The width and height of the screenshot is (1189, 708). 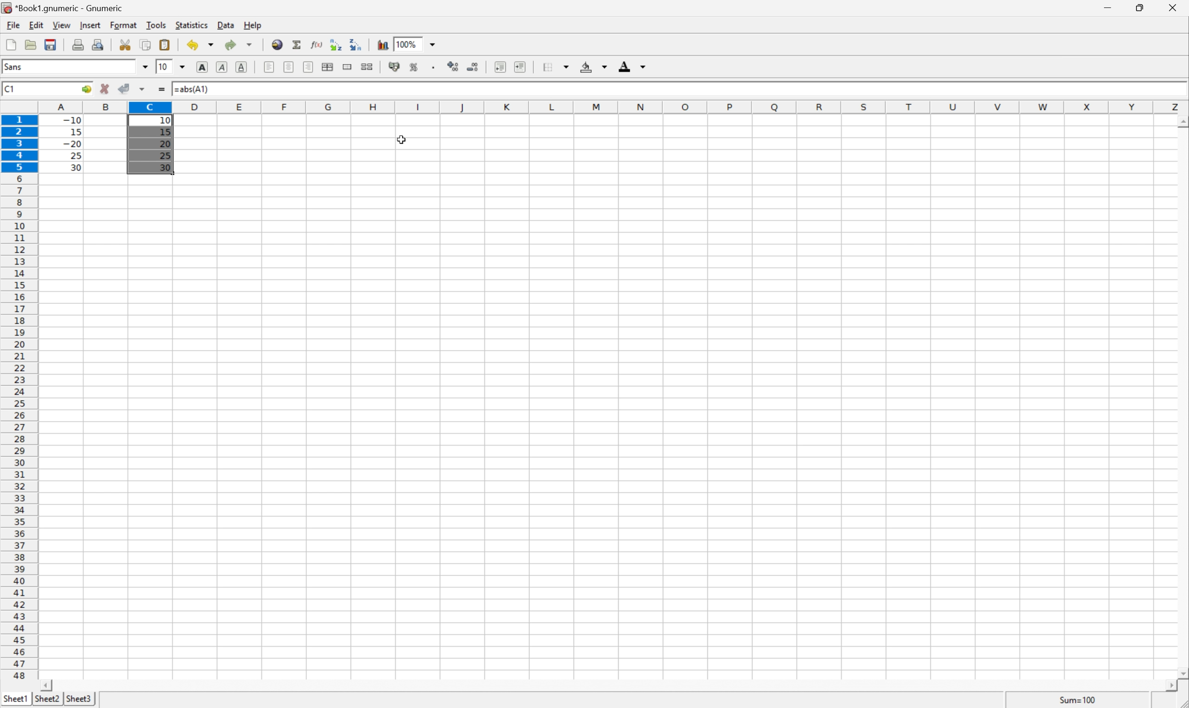 I want to click on 25, so click(x=166, y=157).